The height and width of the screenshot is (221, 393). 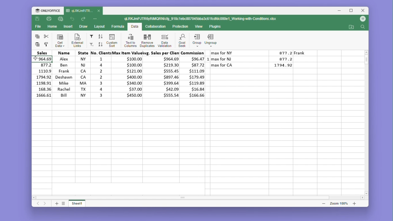 What do you see at coordinates (352, 27) in the screenshot?
I see `Go to file location` at bounding box center [352, 27].